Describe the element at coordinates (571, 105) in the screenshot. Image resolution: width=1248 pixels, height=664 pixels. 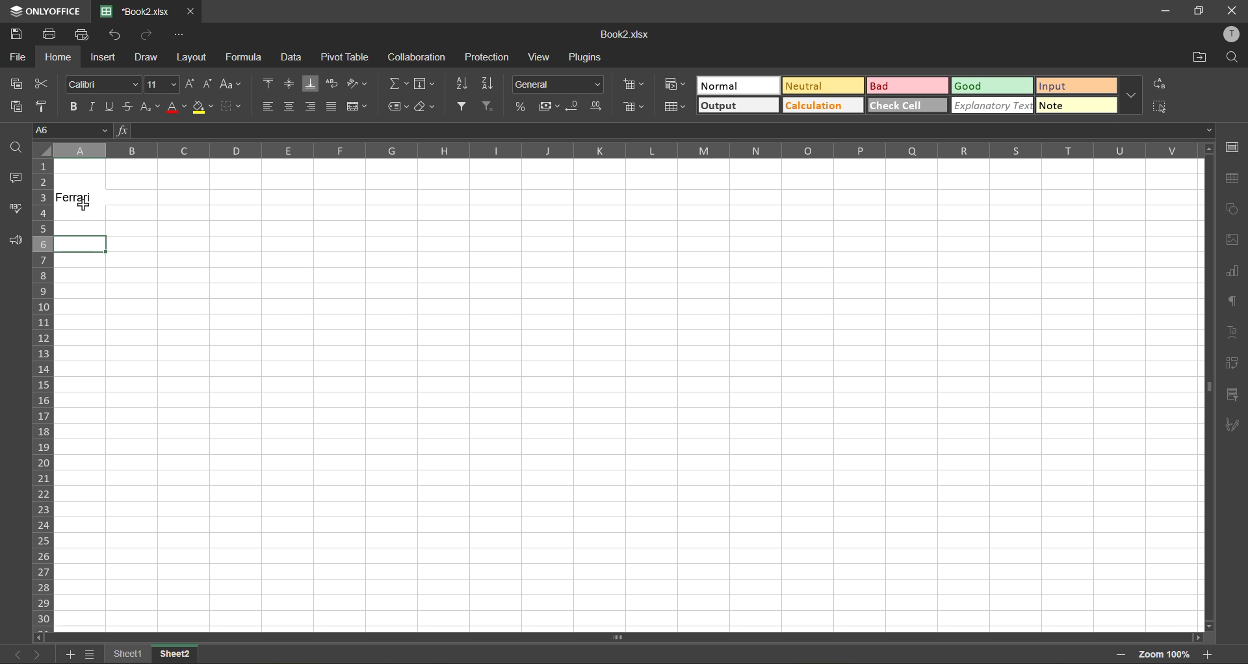
I see `decrease decimal` at that location.